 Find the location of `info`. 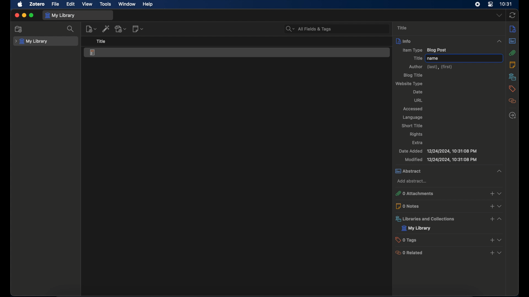

info is located at coordinates (449, 41).